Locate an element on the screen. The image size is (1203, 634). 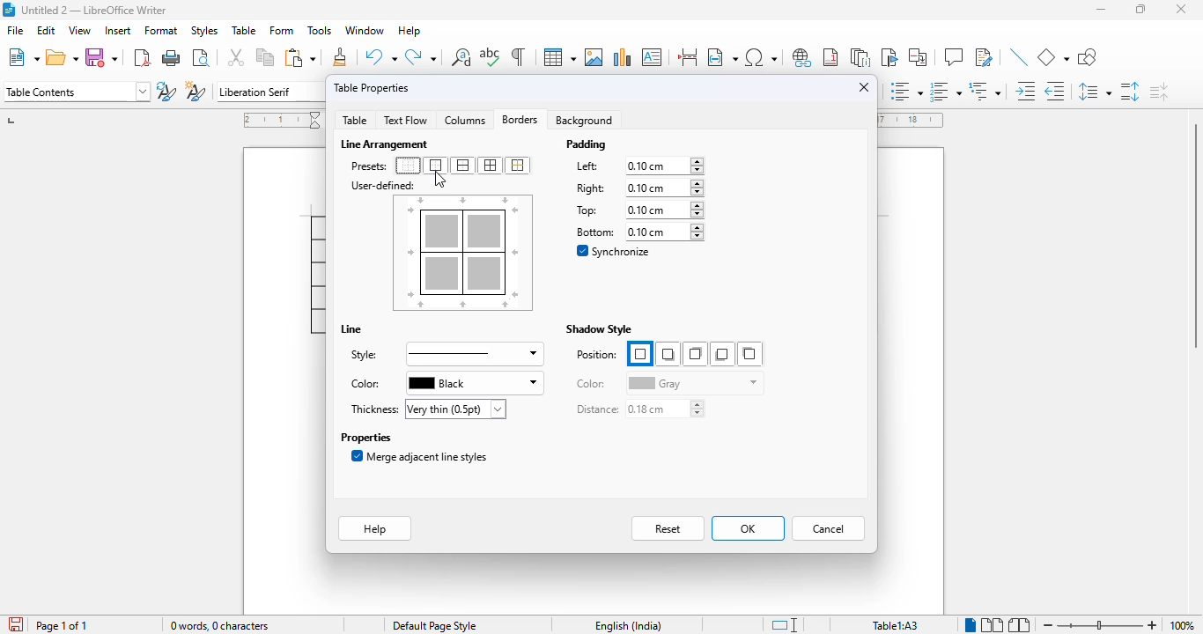
select outline format is located at coordinates (985, 92).